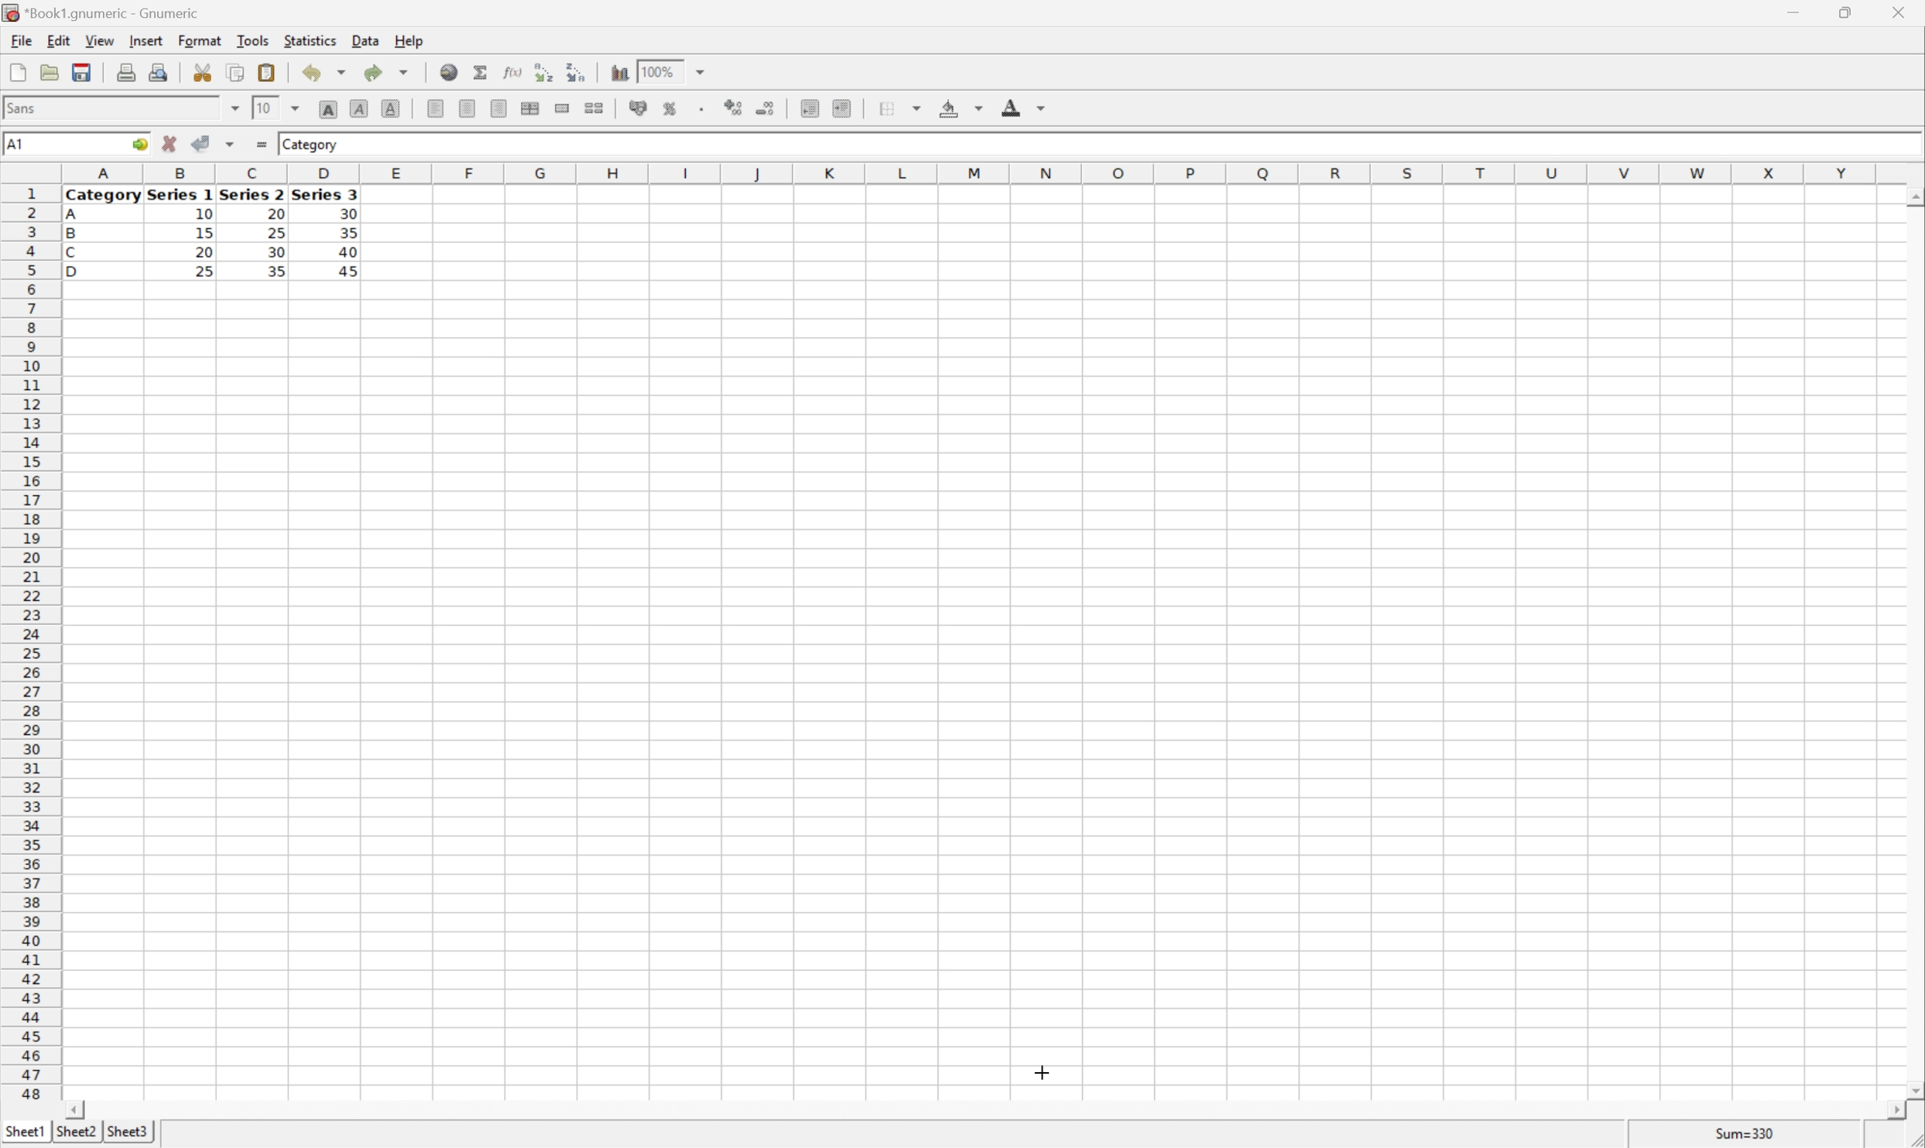 The image size is (1925, 1148). What do you see at coordinates (204, 215) in the screenshot?
I see `10` at bounding box center [204, 215].